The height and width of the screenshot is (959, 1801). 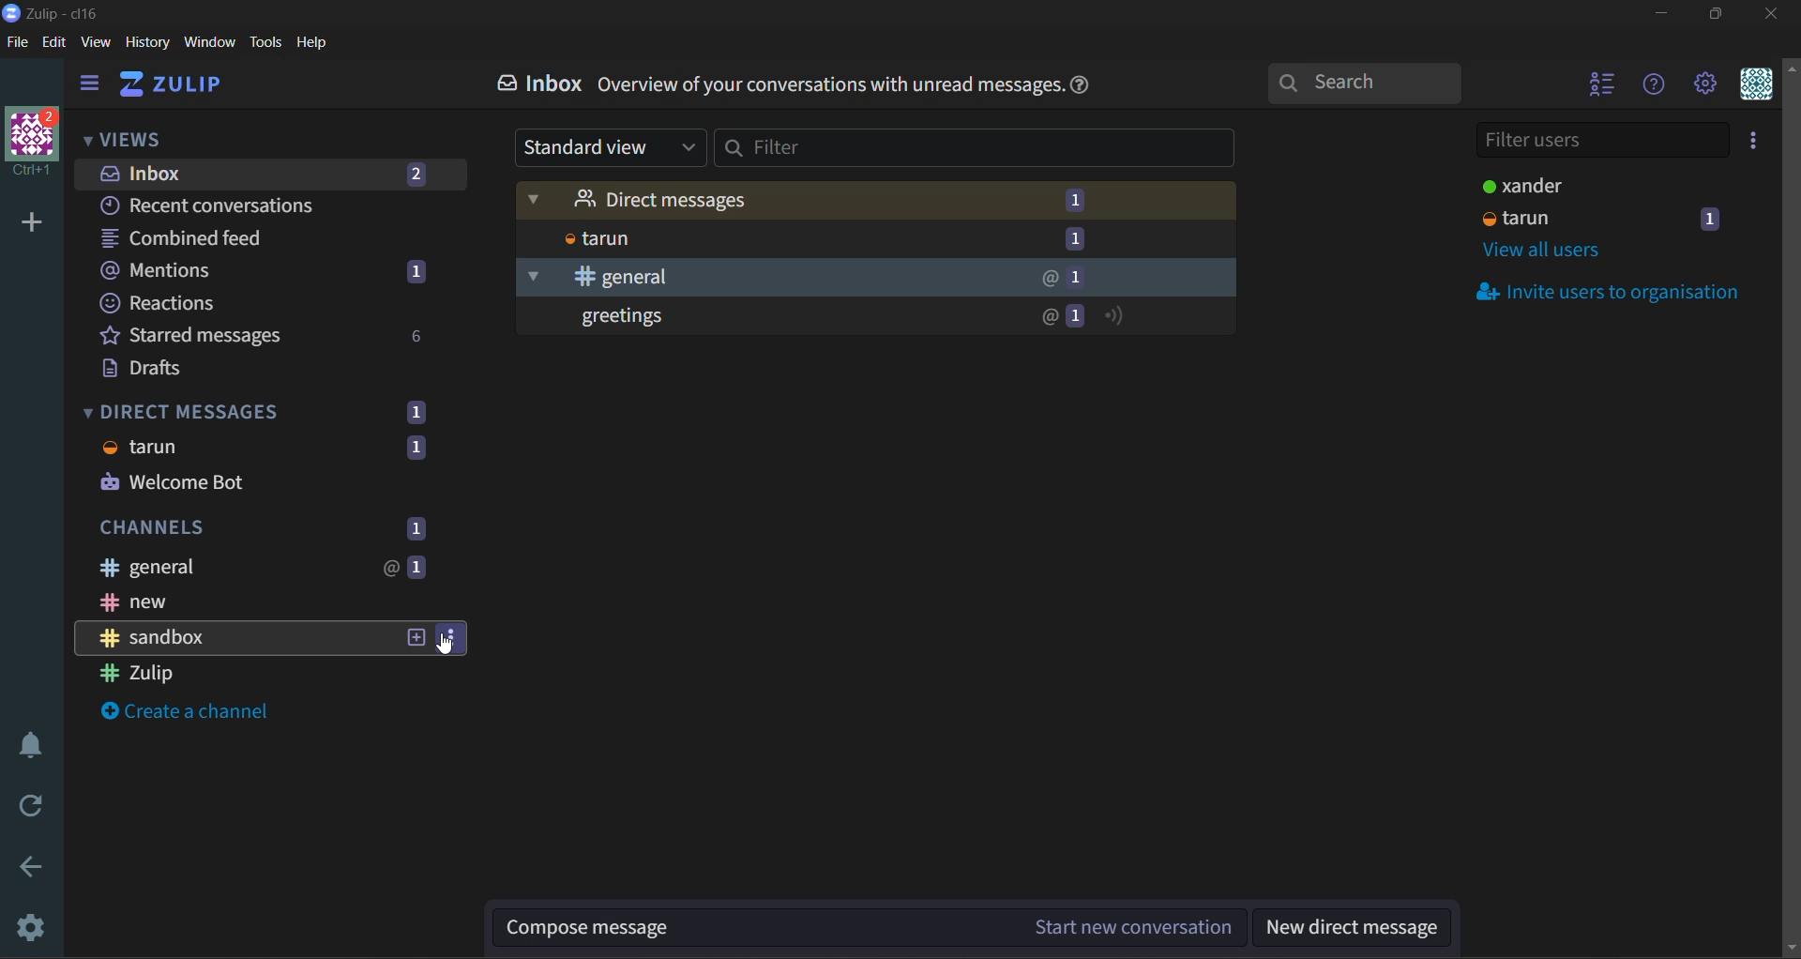 What do you see at coordinates (1597, 88) in the screenshot?
I see `hide user list` at bounding box center [1597, 88].